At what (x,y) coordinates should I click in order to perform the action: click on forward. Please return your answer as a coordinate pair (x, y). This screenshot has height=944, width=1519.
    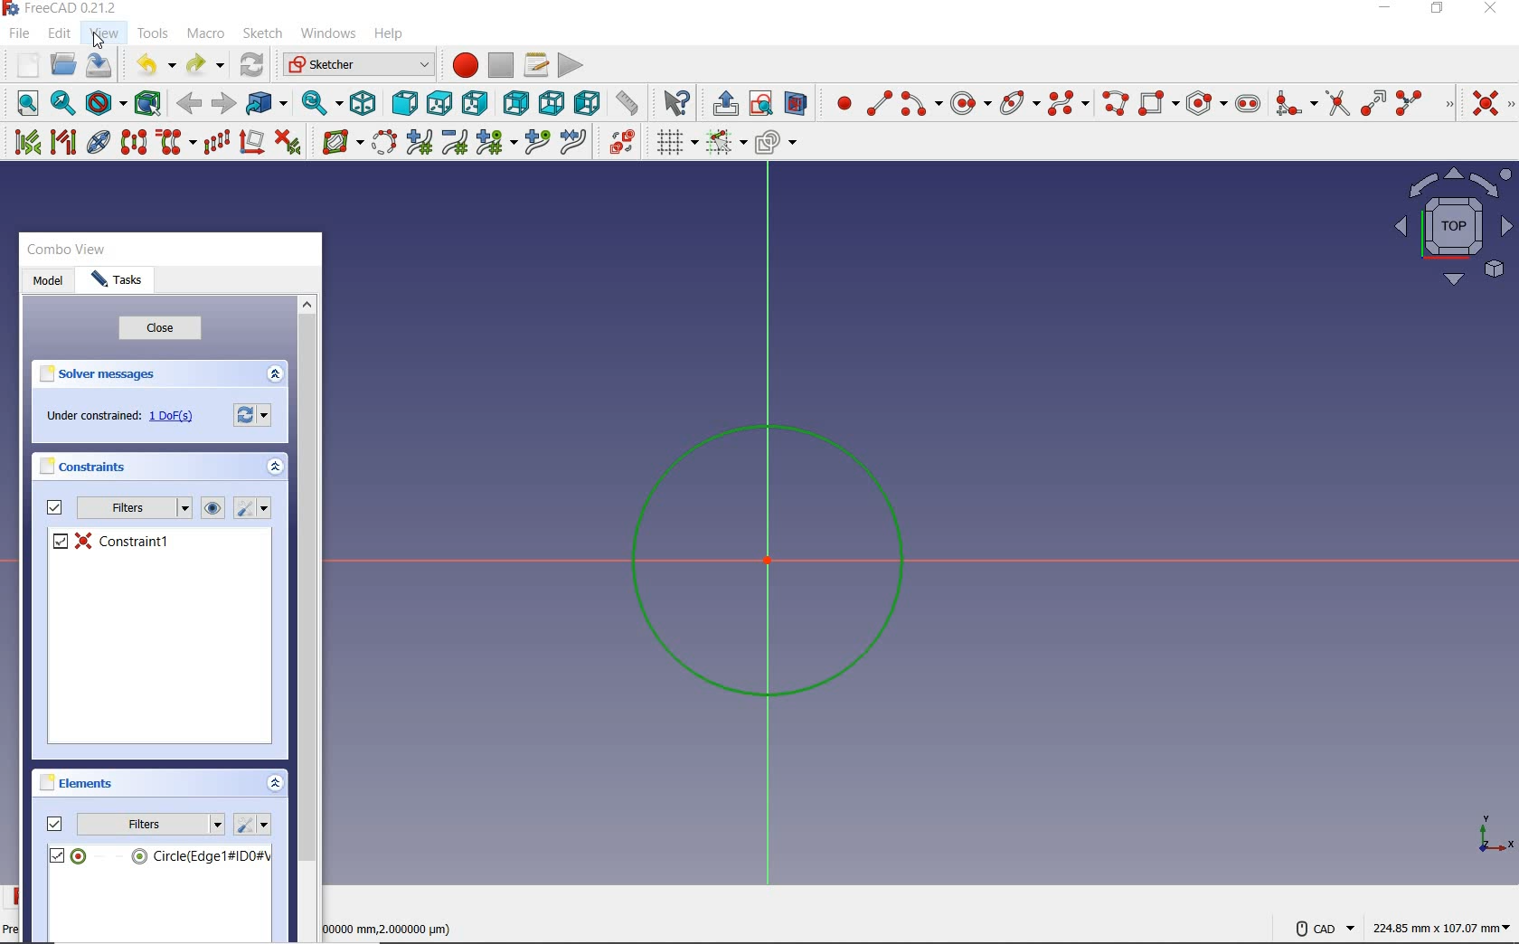
    Looking at the image, I should click on (224, 105).